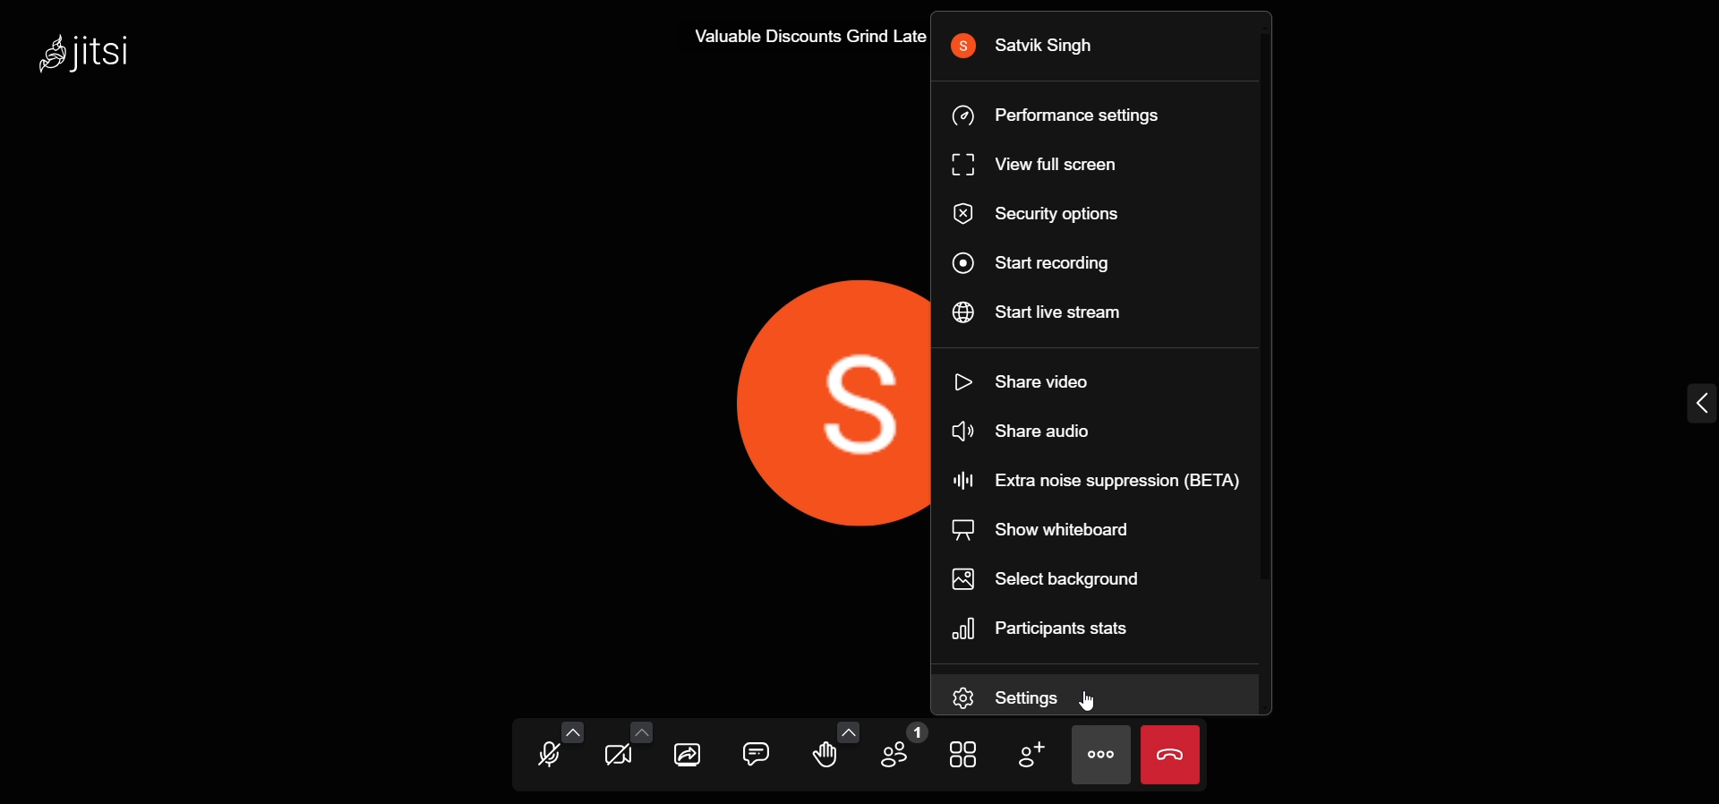 The height and width of the screenshot is (804, 1719). I want to click on video, so click(618, 755).